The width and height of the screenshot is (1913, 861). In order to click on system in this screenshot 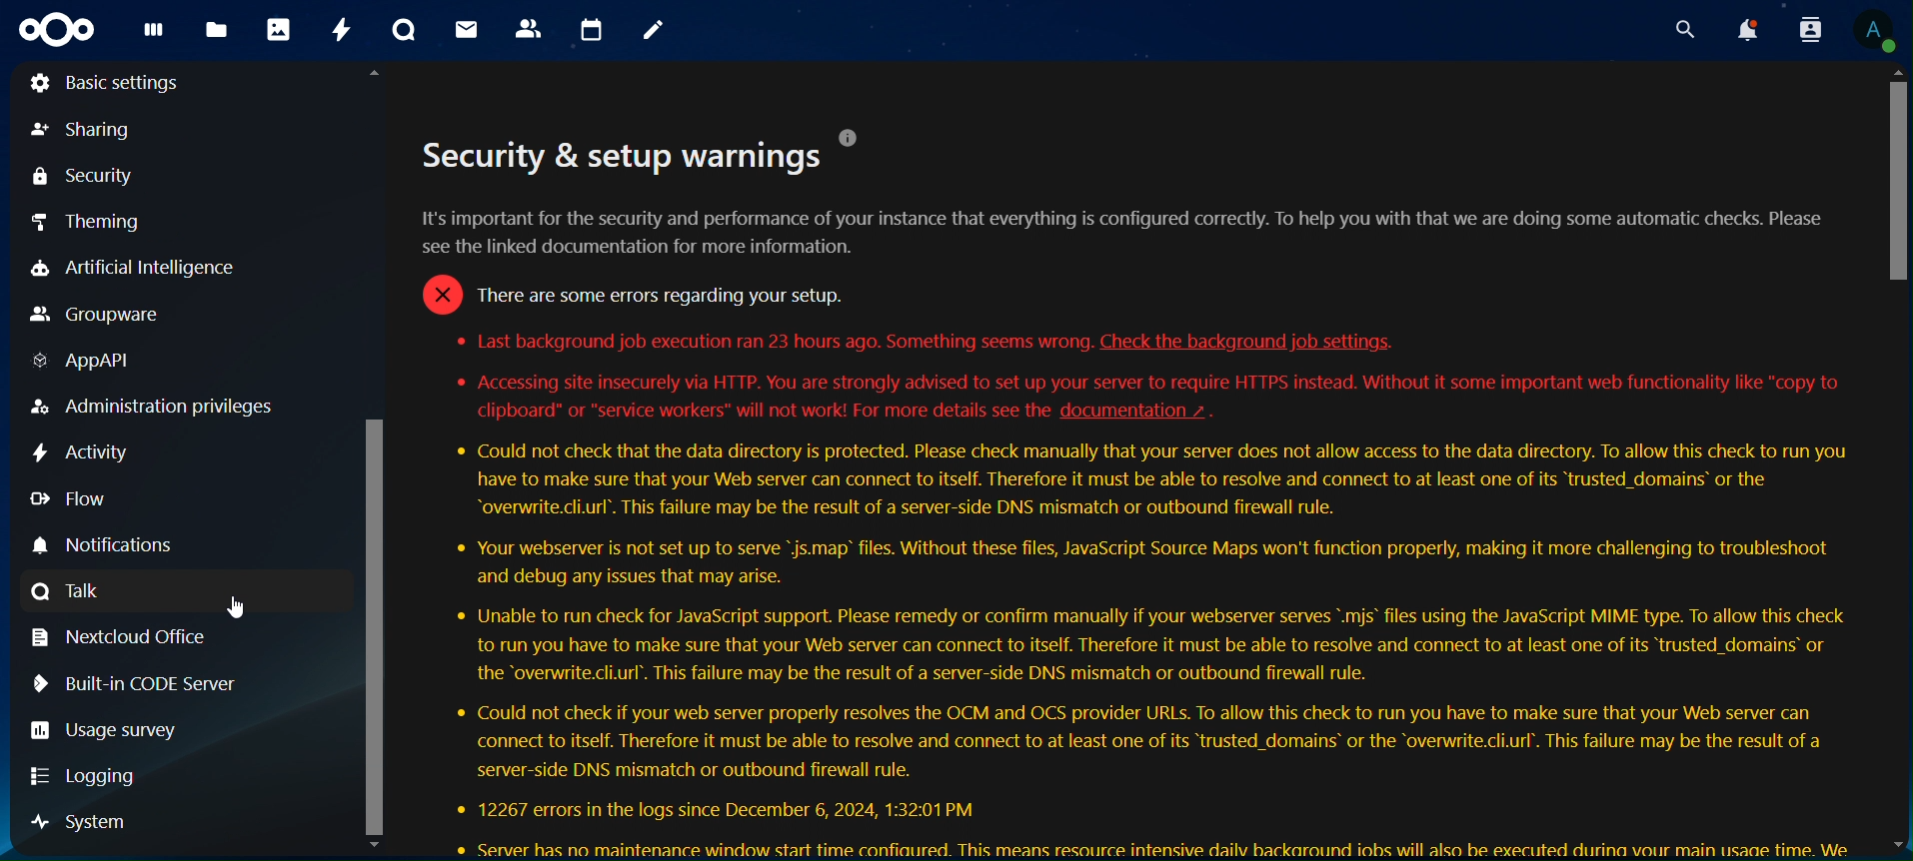, I will do `click(83, 822)`.